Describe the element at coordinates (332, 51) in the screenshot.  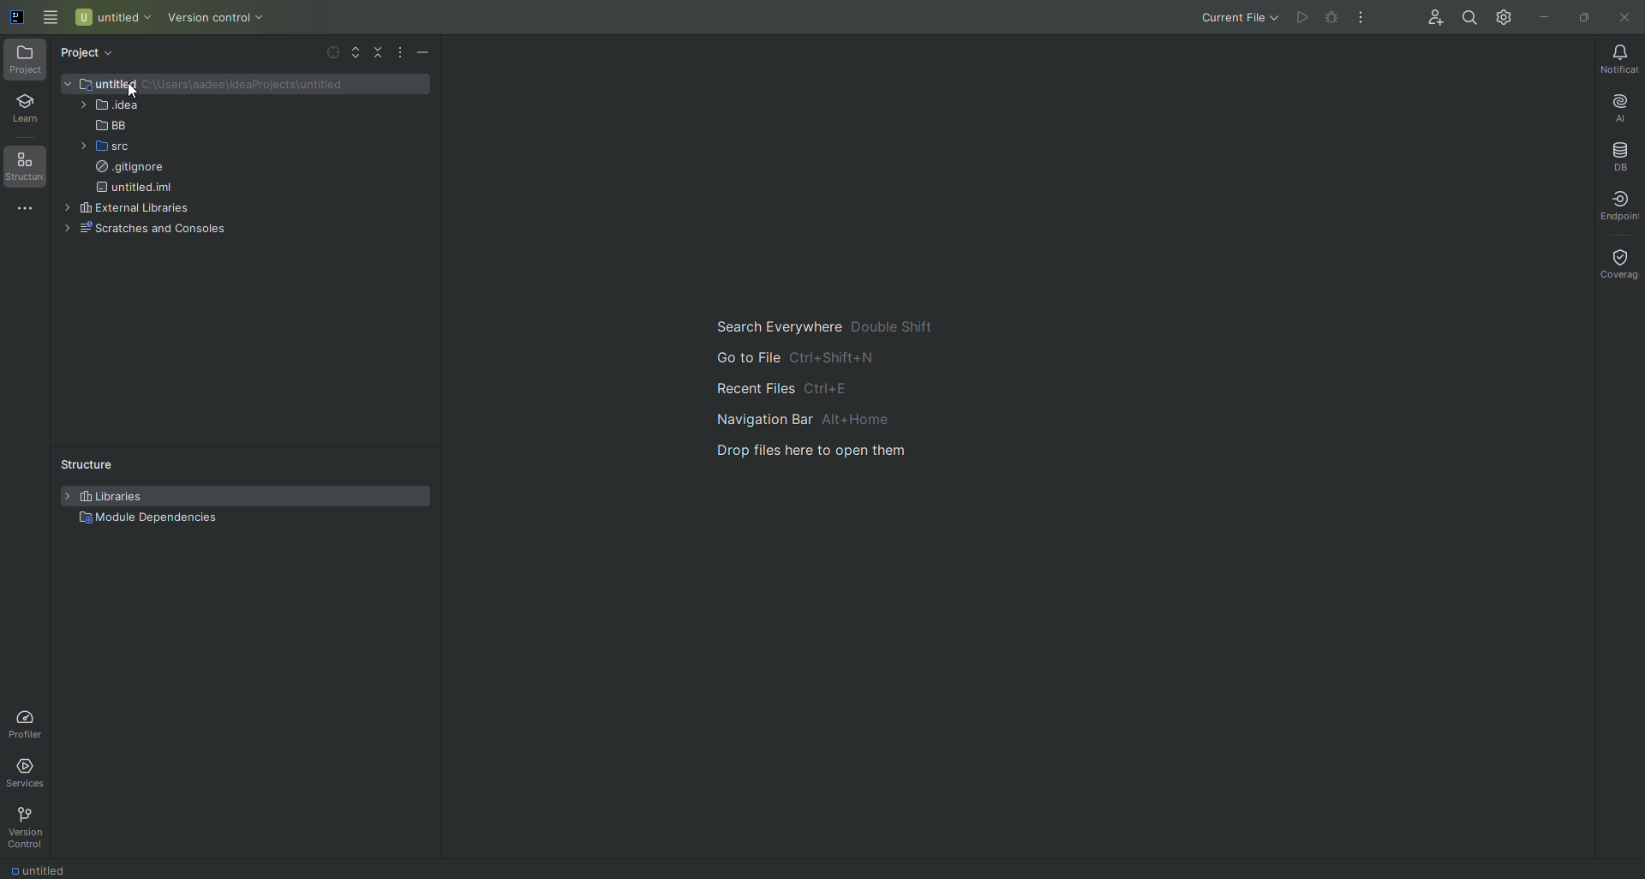
I see `Select` at that location.